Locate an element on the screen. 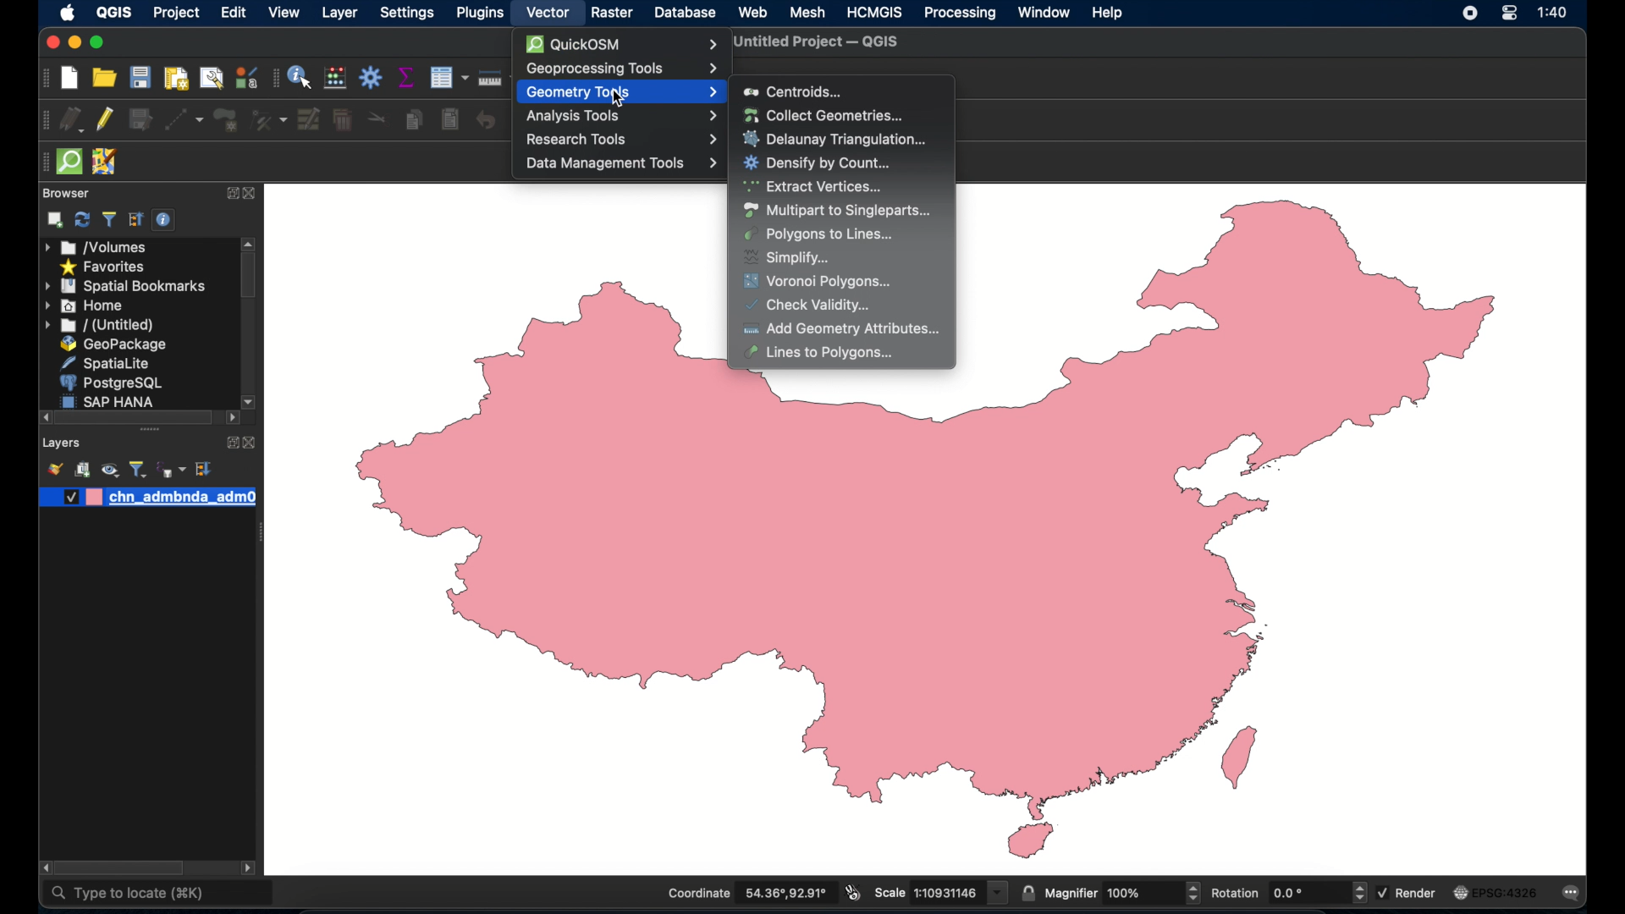  quick osm is located at coordinates (621, 44).